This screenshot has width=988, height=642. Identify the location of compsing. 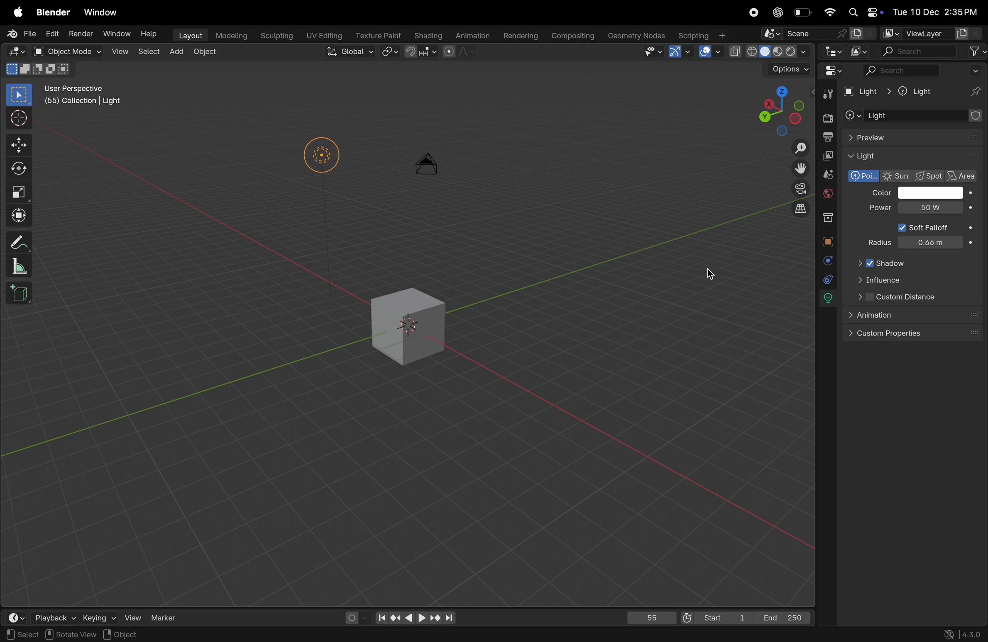
(576, 34).